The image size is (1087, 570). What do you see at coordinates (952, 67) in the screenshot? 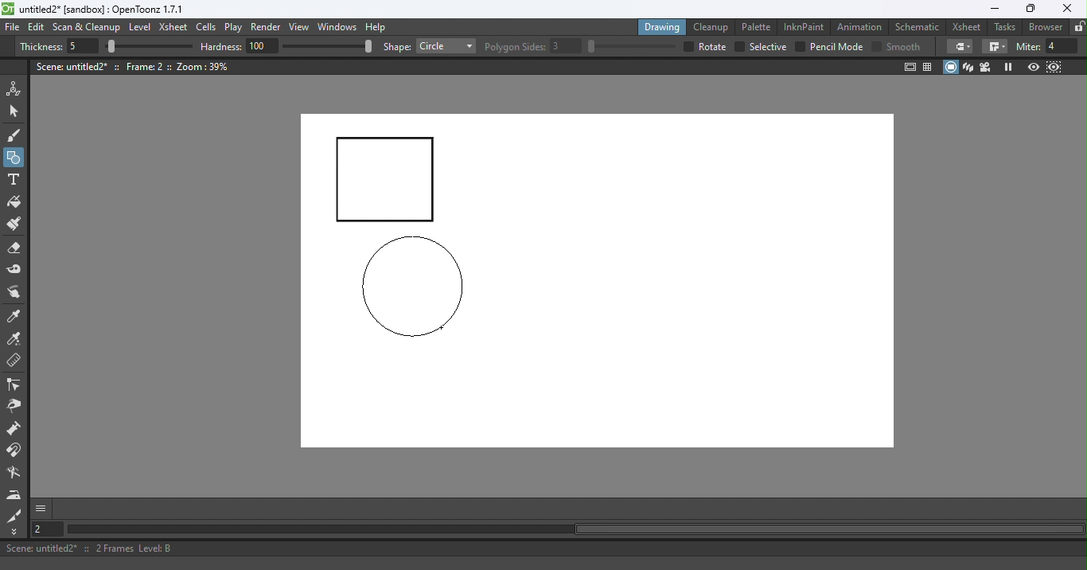
I see `Camera stand view` at bounding box center [952, 67].